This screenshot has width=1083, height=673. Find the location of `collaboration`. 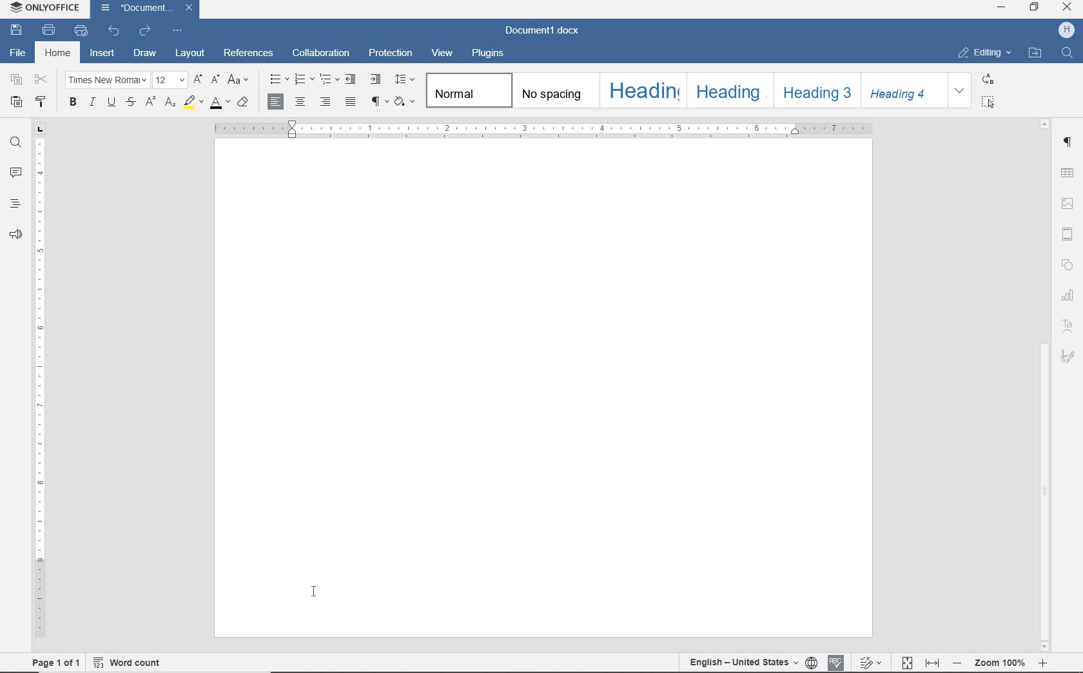

collaboration is located at coordinates (319, 54).